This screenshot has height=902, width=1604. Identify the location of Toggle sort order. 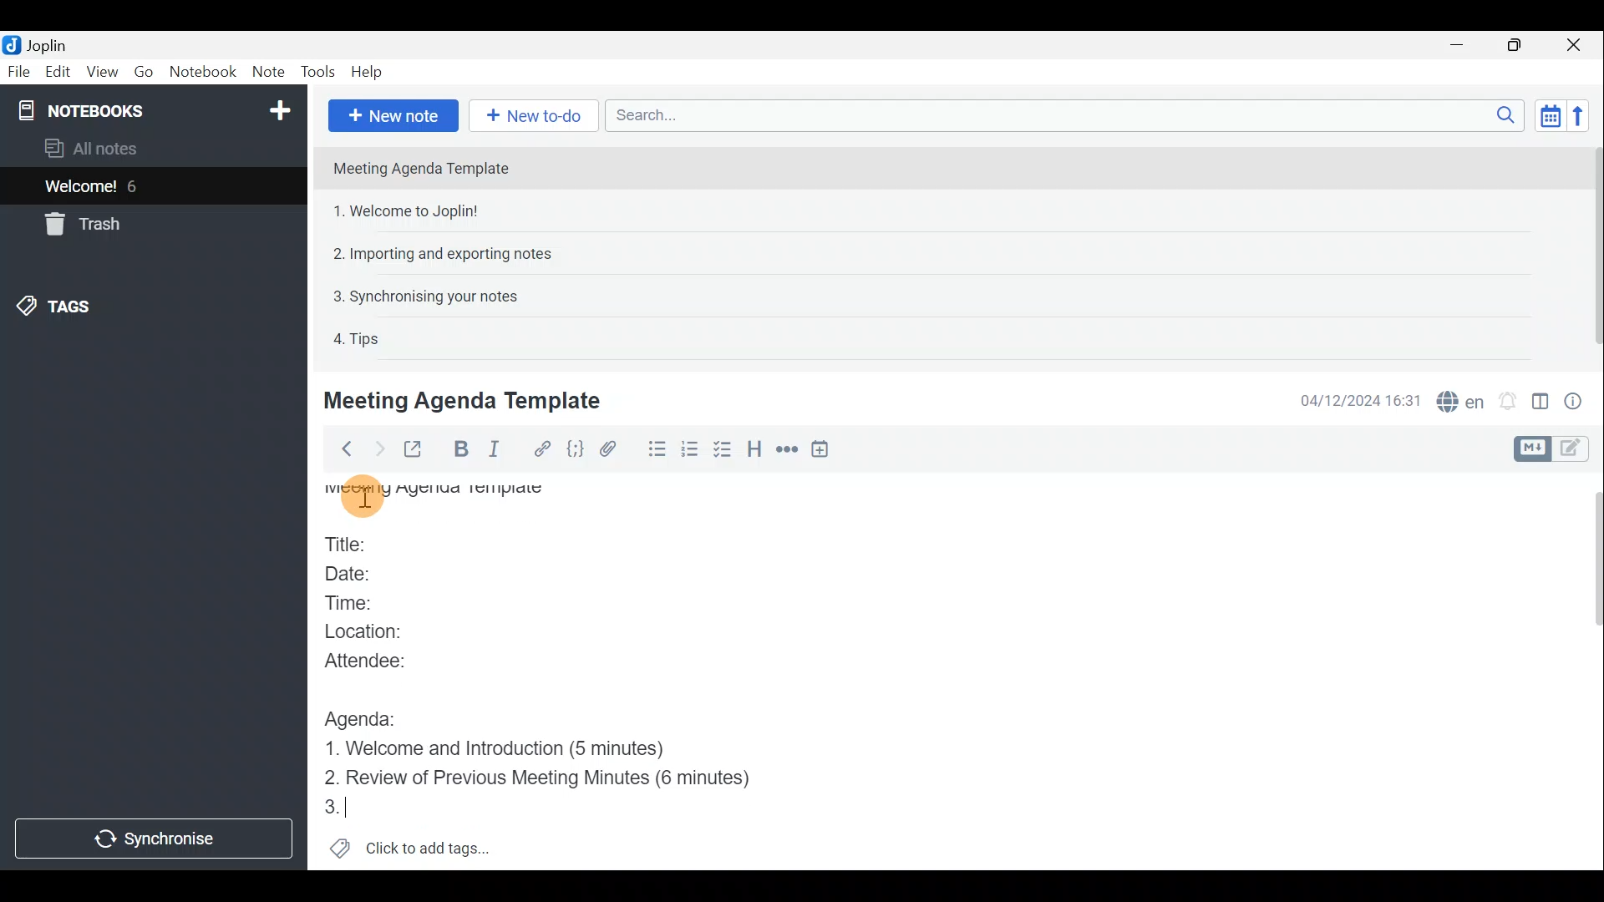
(1547, 114).